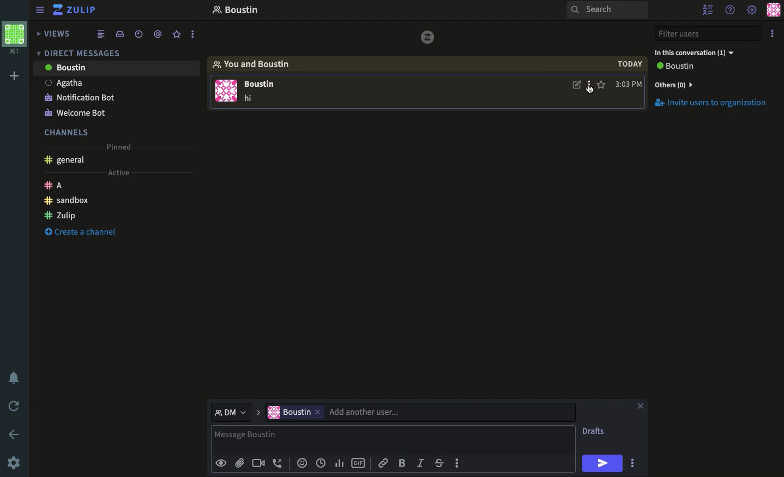 The image size is (784, 477). What do you see at coordinates (222, 462) in the screenshot?
I see `Preview` at bounding box center [222, 462].